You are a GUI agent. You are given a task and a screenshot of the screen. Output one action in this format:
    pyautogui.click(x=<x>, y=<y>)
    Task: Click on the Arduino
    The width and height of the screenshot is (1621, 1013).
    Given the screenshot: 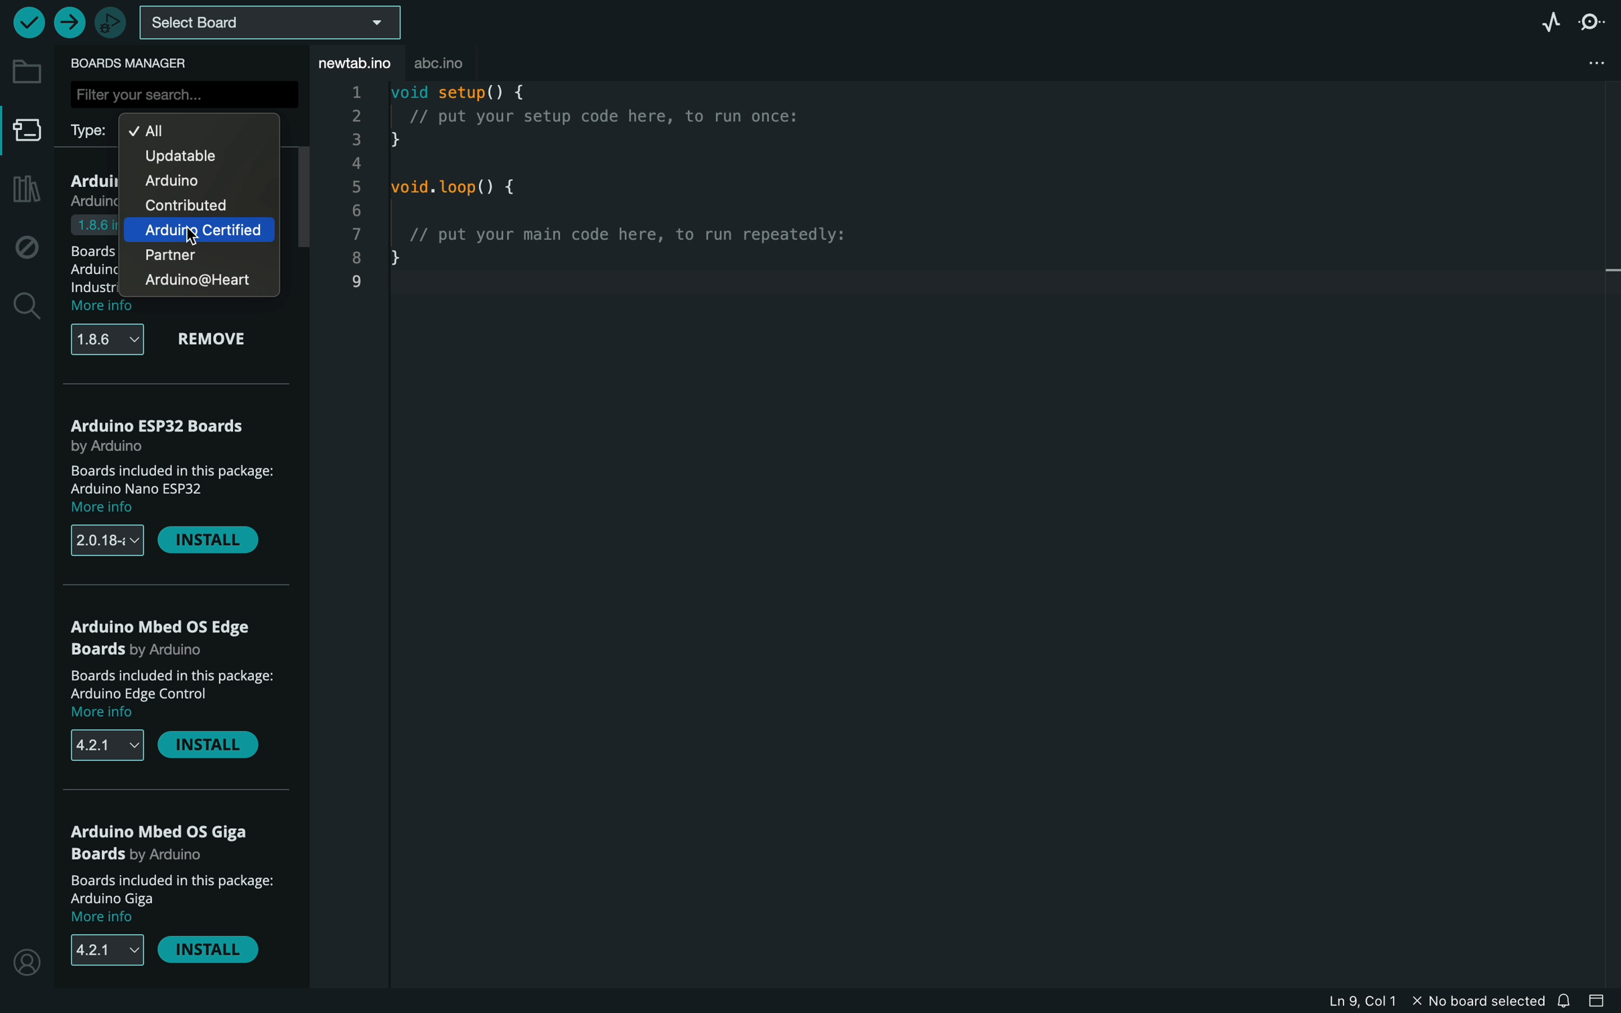 What is the action you would take?
    pyautogui.click(x=183, y=180)
    